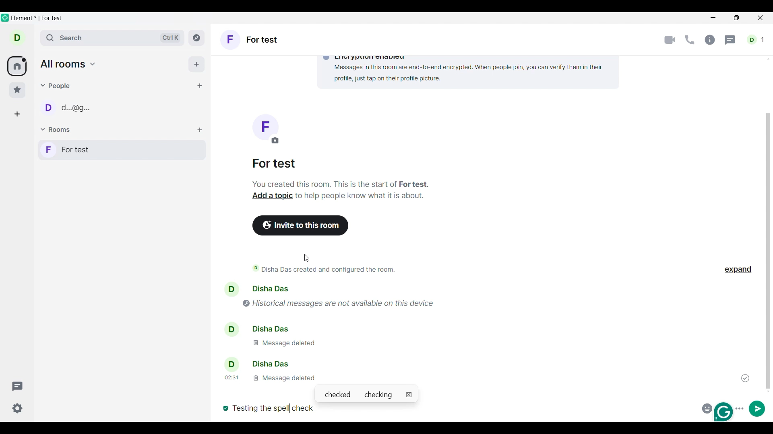 The width and height of the screenshot is (773, 434). What do you see at coordinates (225, 407) in the screenshot?
I see `everyone in this room is verified` at bounding box center [225, 407].